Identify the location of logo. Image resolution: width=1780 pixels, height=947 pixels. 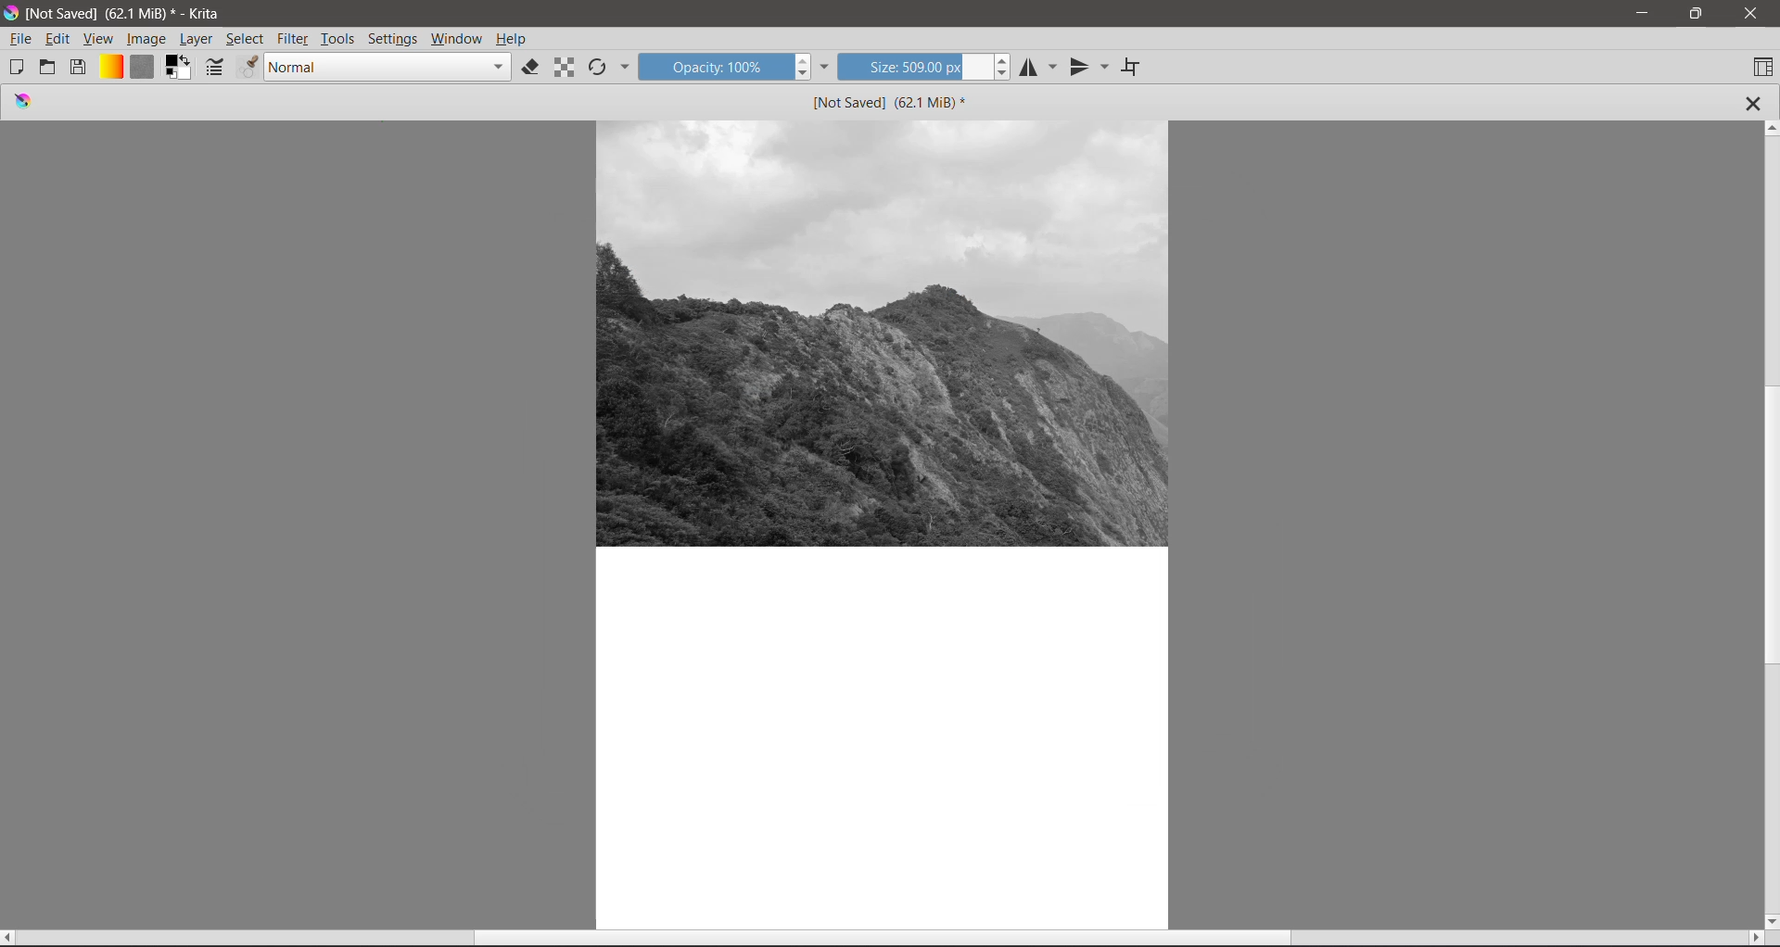
(23, 104).